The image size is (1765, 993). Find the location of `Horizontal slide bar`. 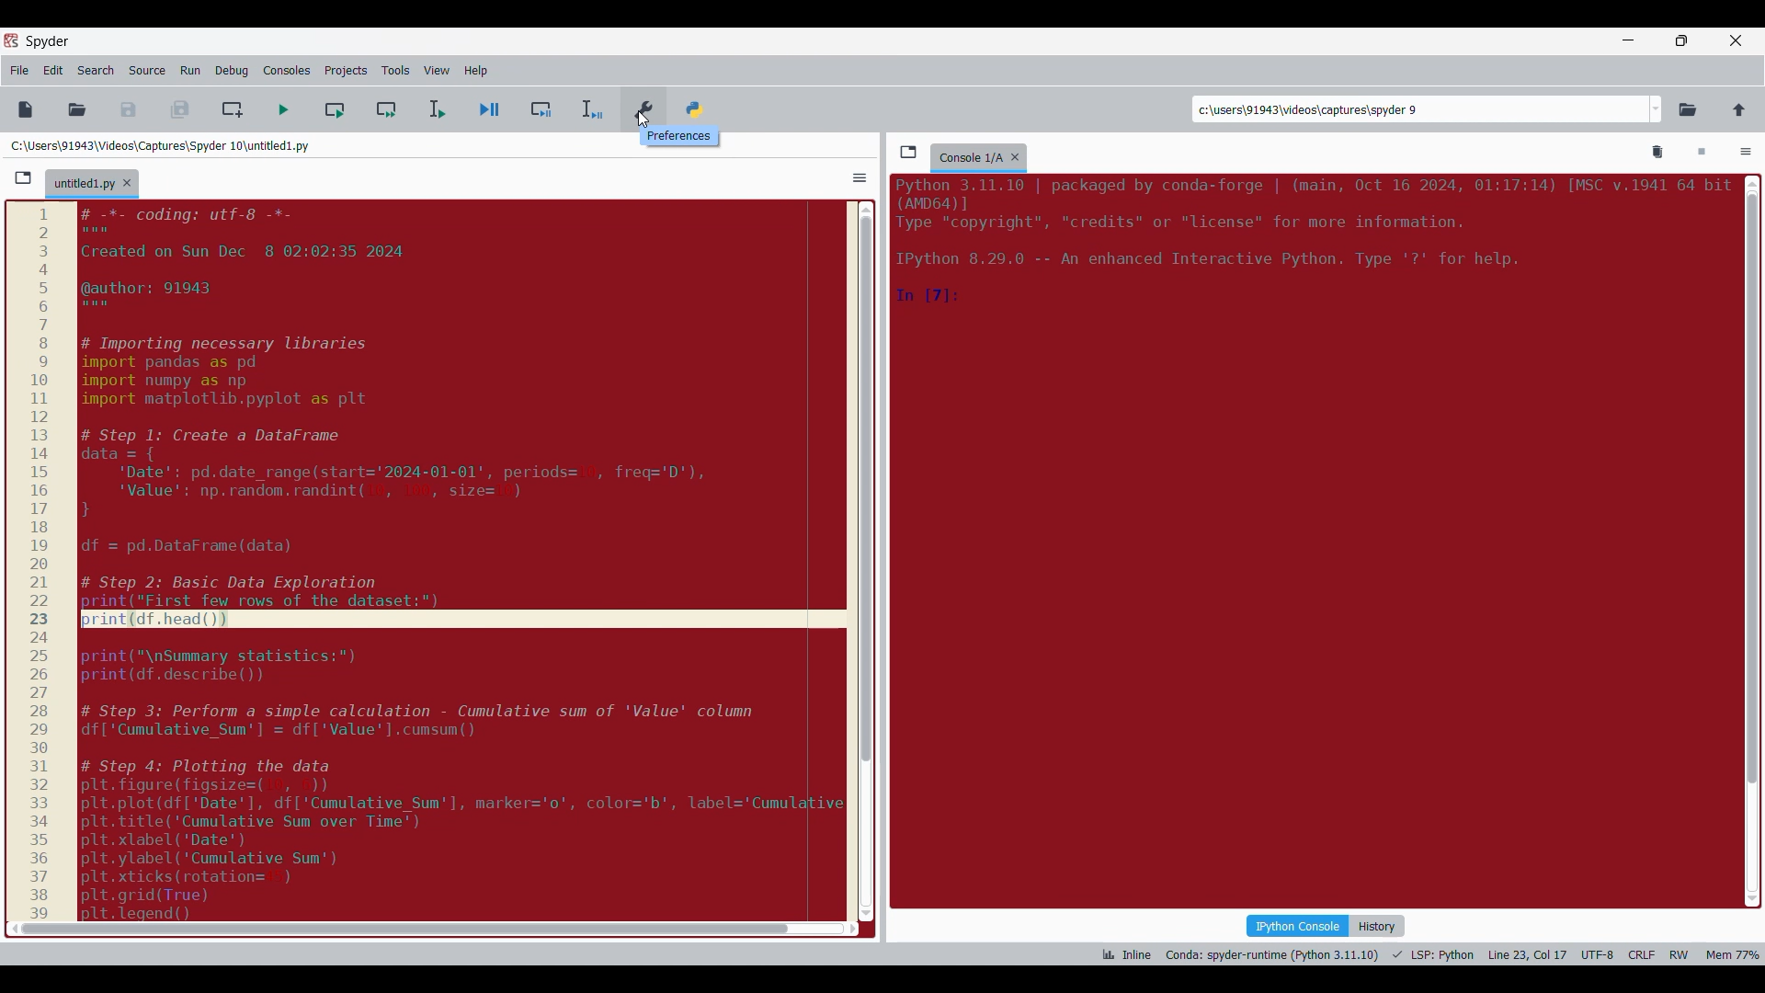

Horizontal slide bar is located at coordinates (433, 929).